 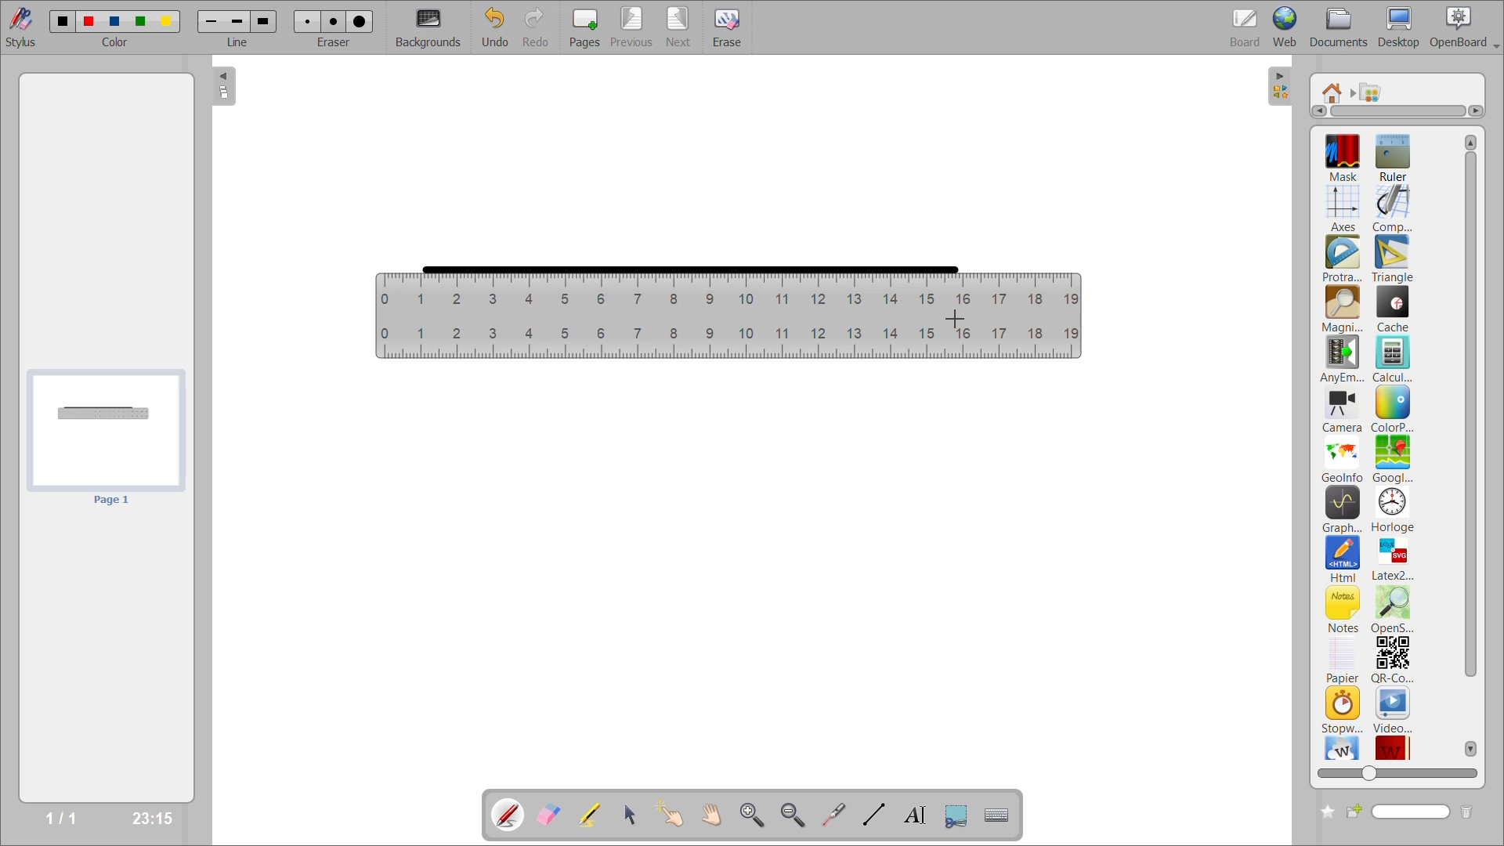 I want to click on color, so click(x=114, y=42).